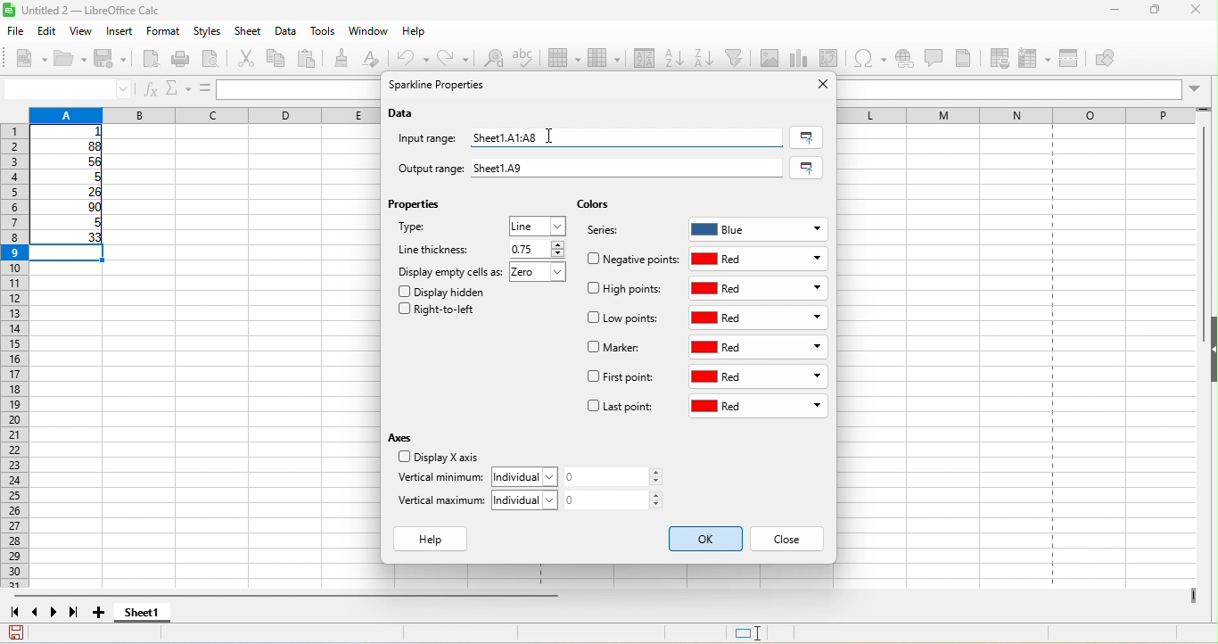  What do you see at coordinates (1025, 91) in the screenshot?
I see `formula bar` at bounding box center [1025, 91].